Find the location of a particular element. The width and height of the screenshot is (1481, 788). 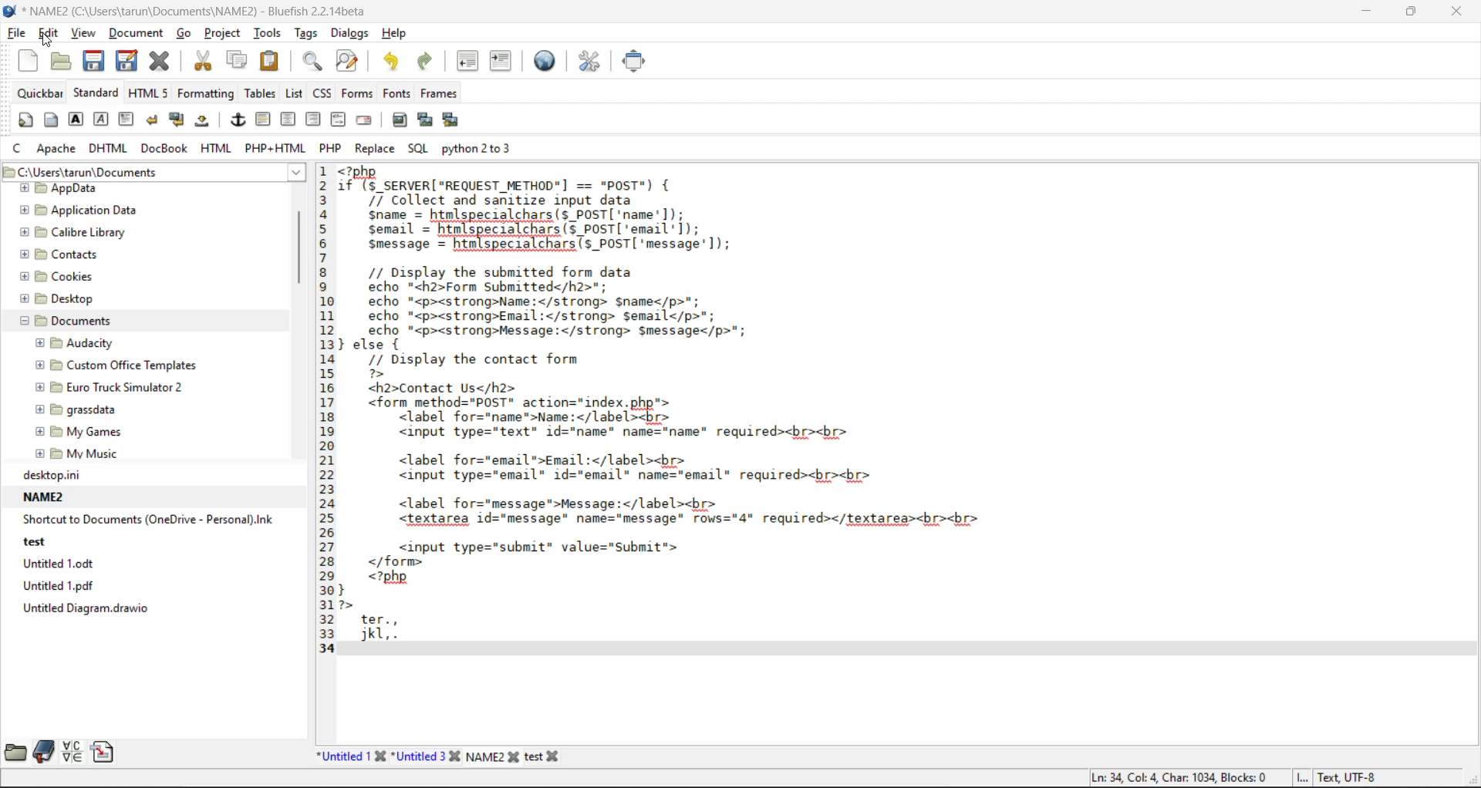

close file is located at coordinates (160, 62).